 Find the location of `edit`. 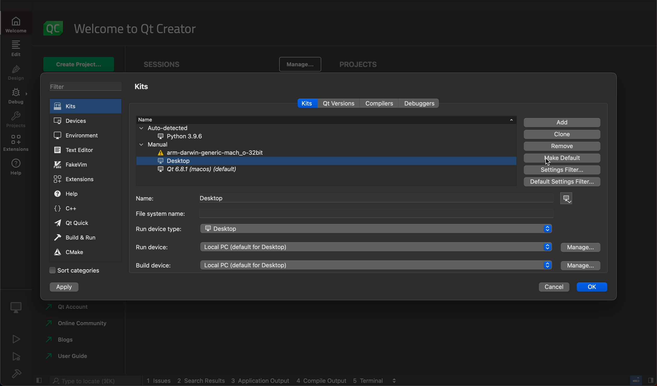

edit is located at coordinates (16, 48).